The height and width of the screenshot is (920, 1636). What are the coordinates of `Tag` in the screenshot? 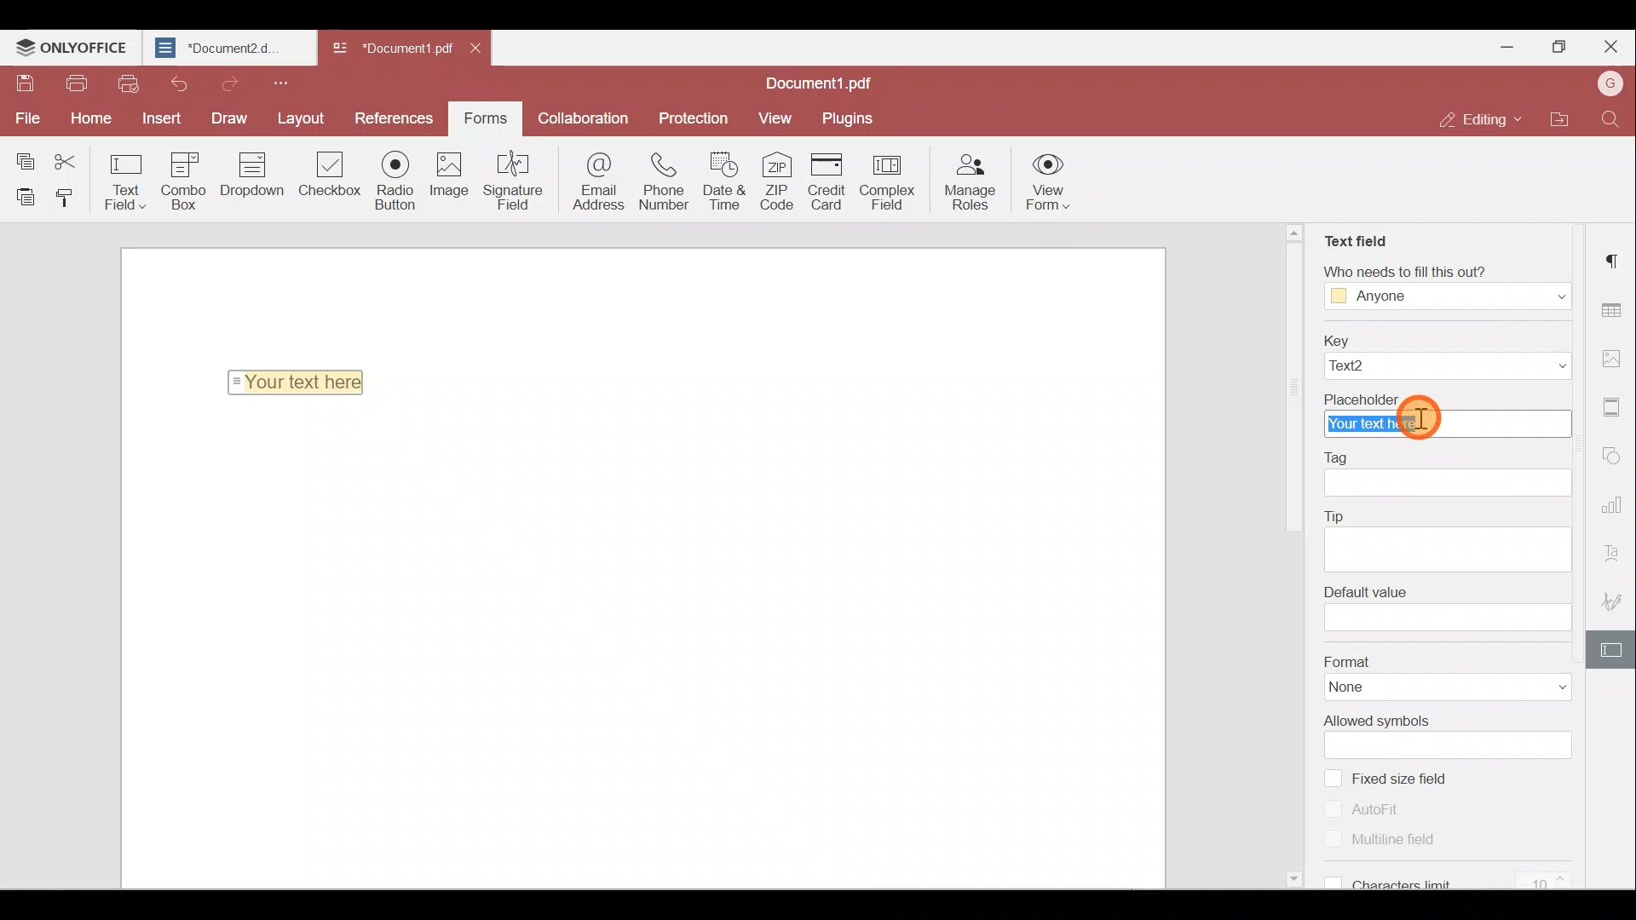 It's located at (1345, 456).